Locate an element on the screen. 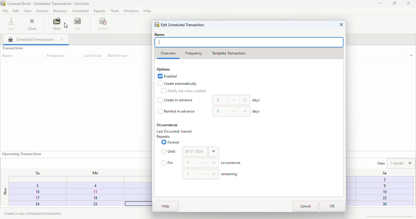 The width and height of the screenshot is (416, 219). delete is located at coordinates (103, 24).